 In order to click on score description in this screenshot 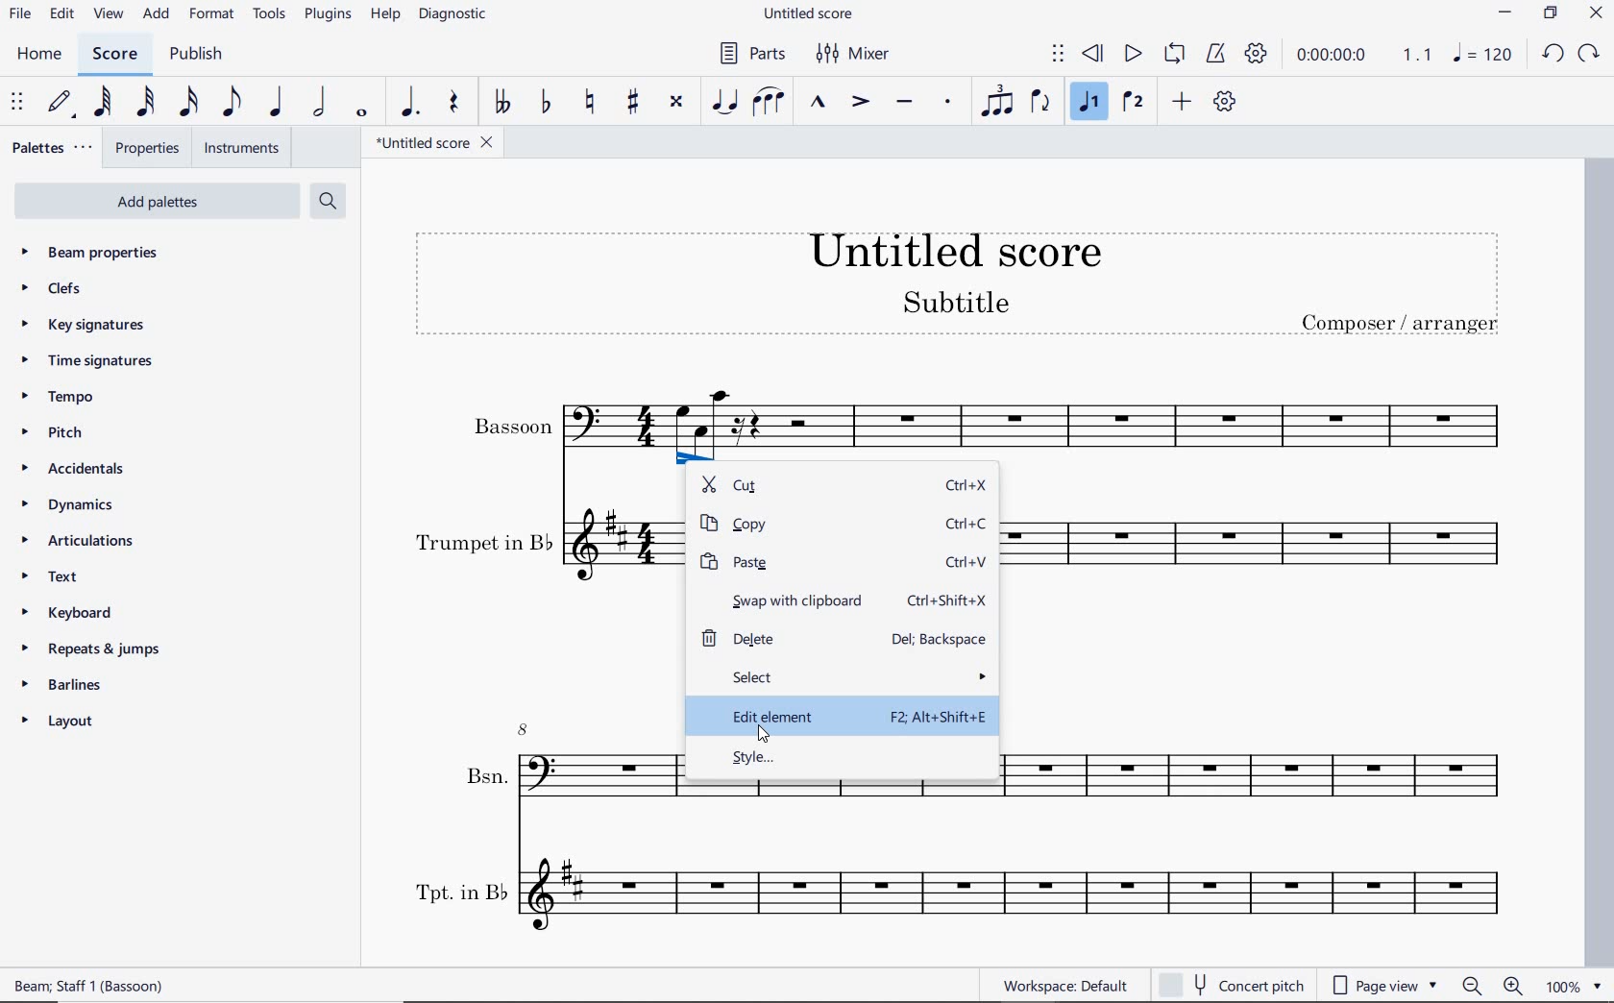, I will do `click(96, 984)`.